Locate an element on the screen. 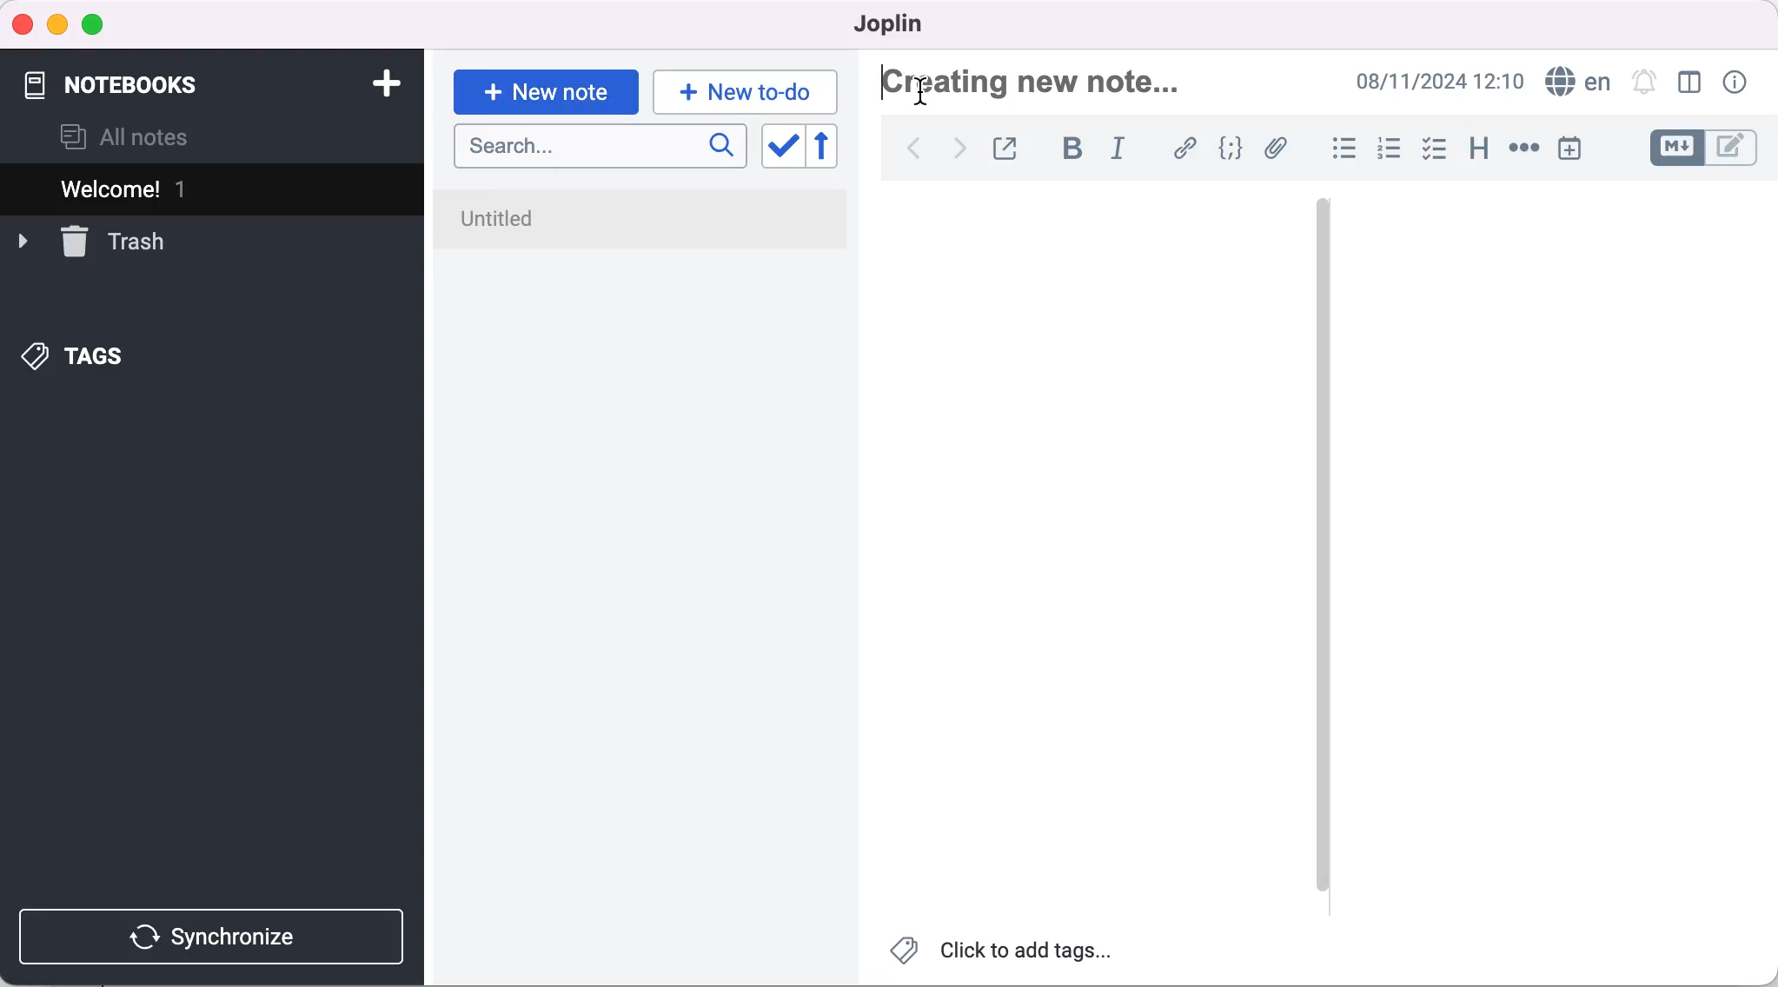 The height and width of the screenshot is (987, 1778). bold is located at coordinates (1065, 151).